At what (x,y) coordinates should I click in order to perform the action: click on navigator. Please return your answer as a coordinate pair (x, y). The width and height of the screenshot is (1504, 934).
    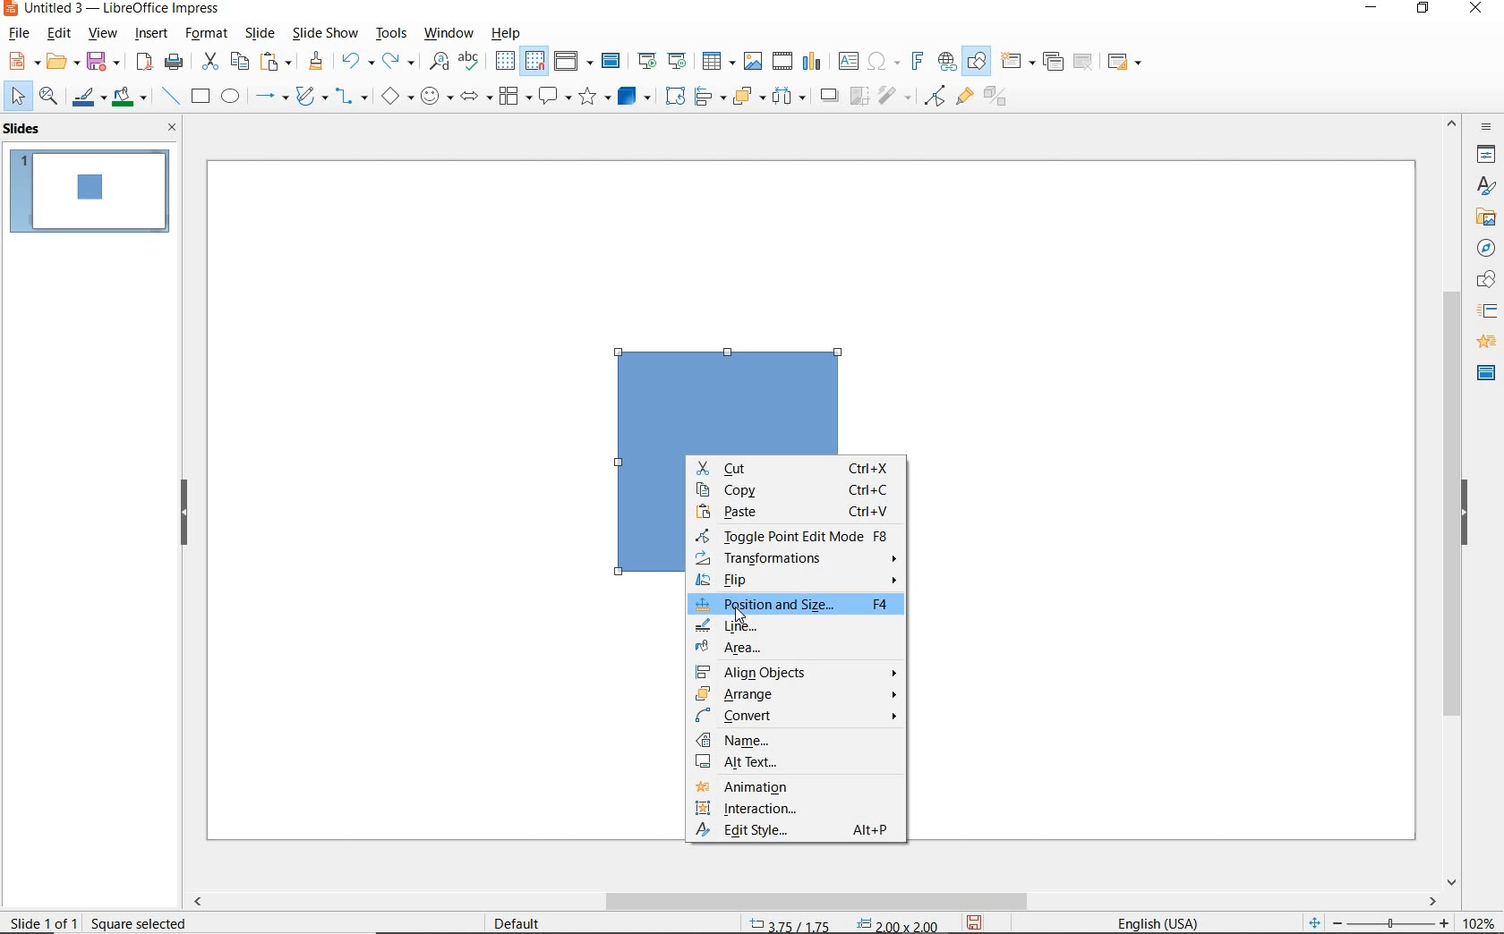
    Looking at the image, I should click on (1486, 247).